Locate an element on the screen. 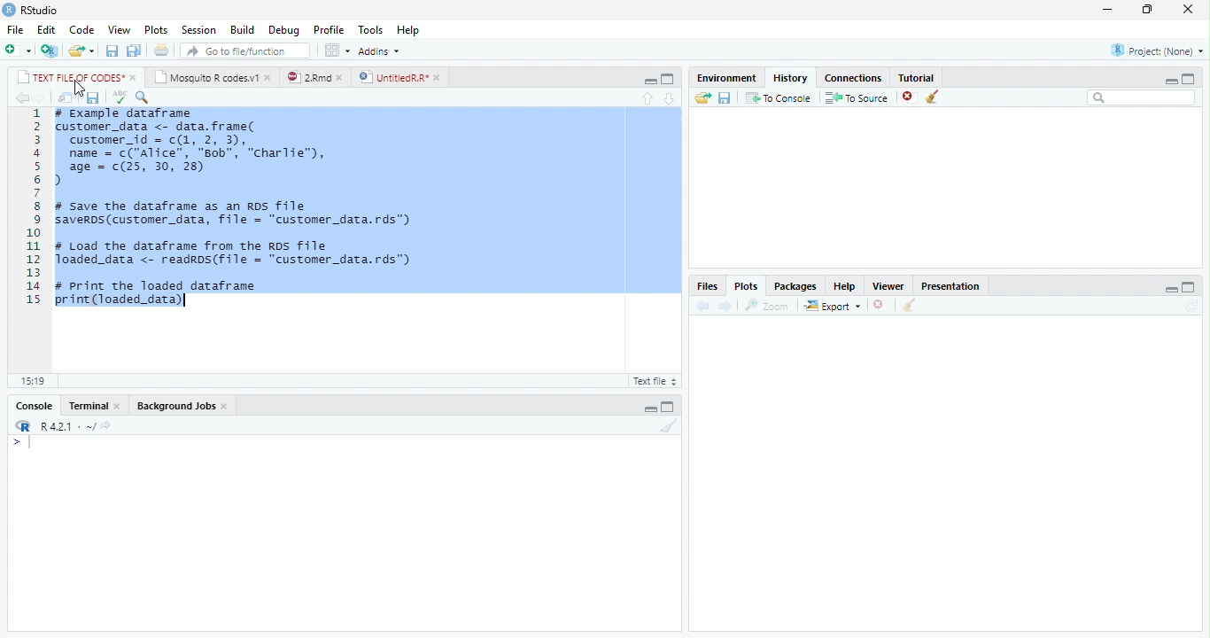 The height and width of the screenshot is (638, 1210). up is located at coordinates (648, 98).